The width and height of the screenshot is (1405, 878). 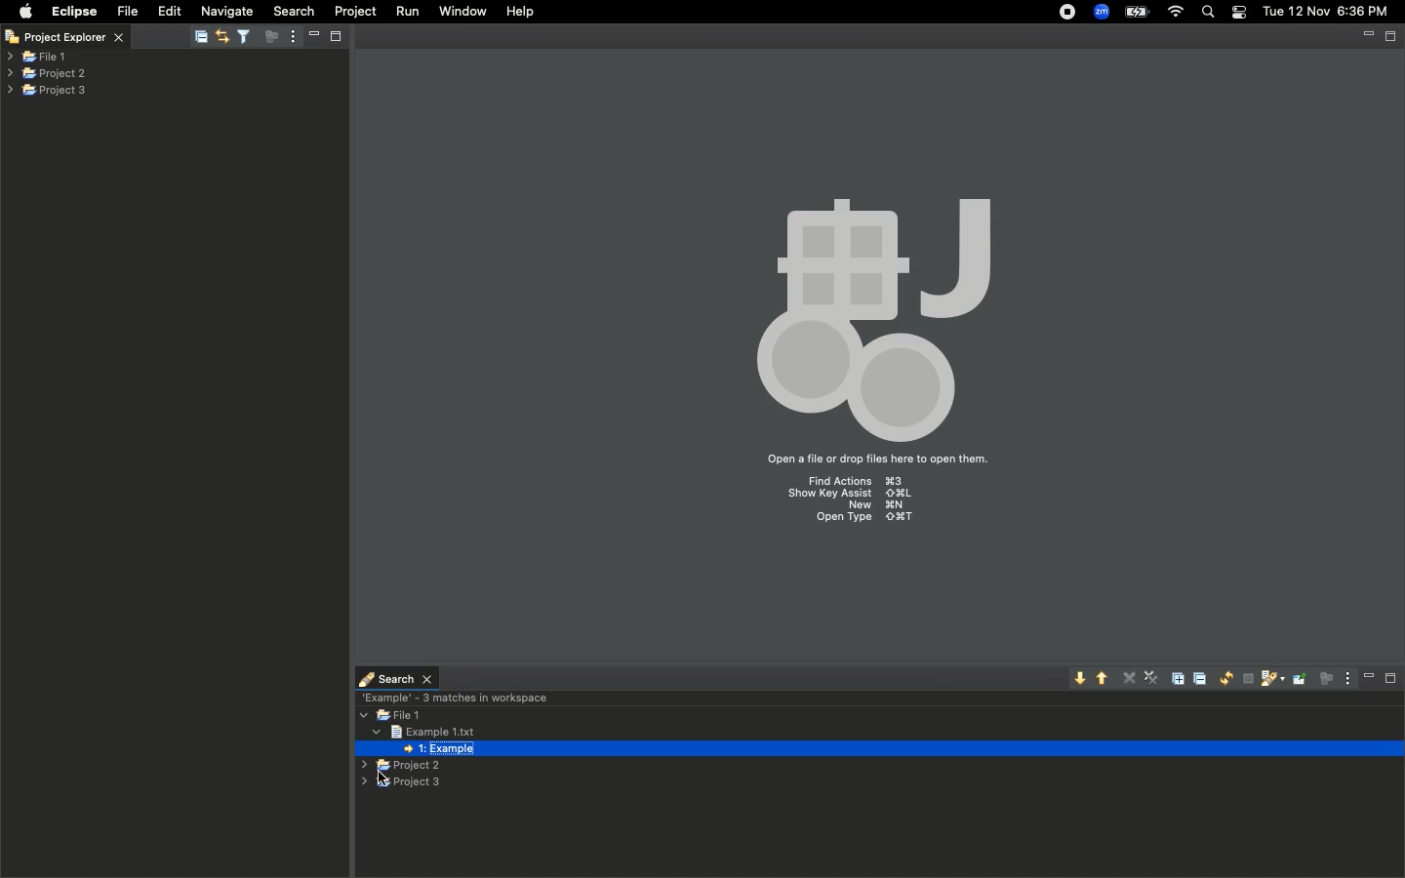 I want to click on Date/time, so click(x=1327, y=11).